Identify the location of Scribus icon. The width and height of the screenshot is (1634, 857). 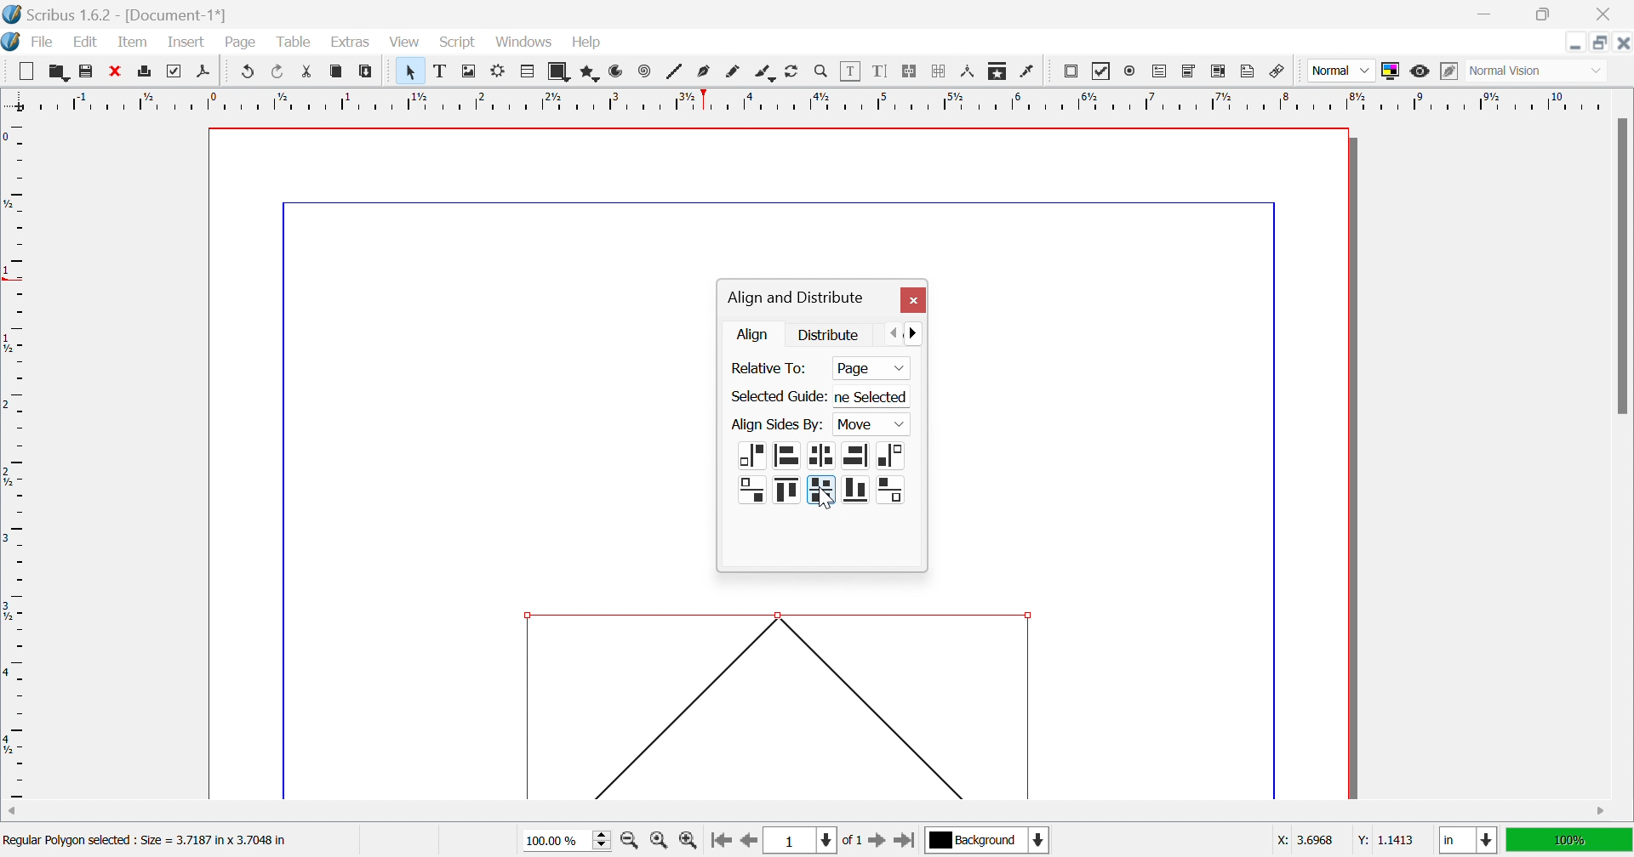
(10, 42).